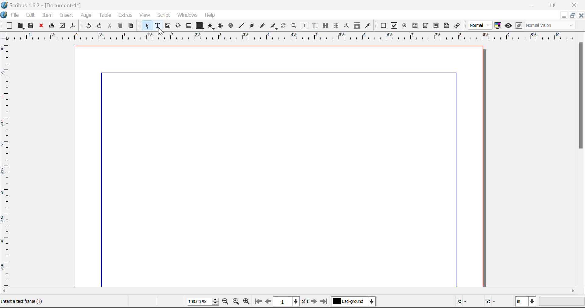 The width and height of the screenshot is (585, 308). Describe the element at coordinates (435, 26) in the screenshot. I see `Pdf Listbox` at that location.